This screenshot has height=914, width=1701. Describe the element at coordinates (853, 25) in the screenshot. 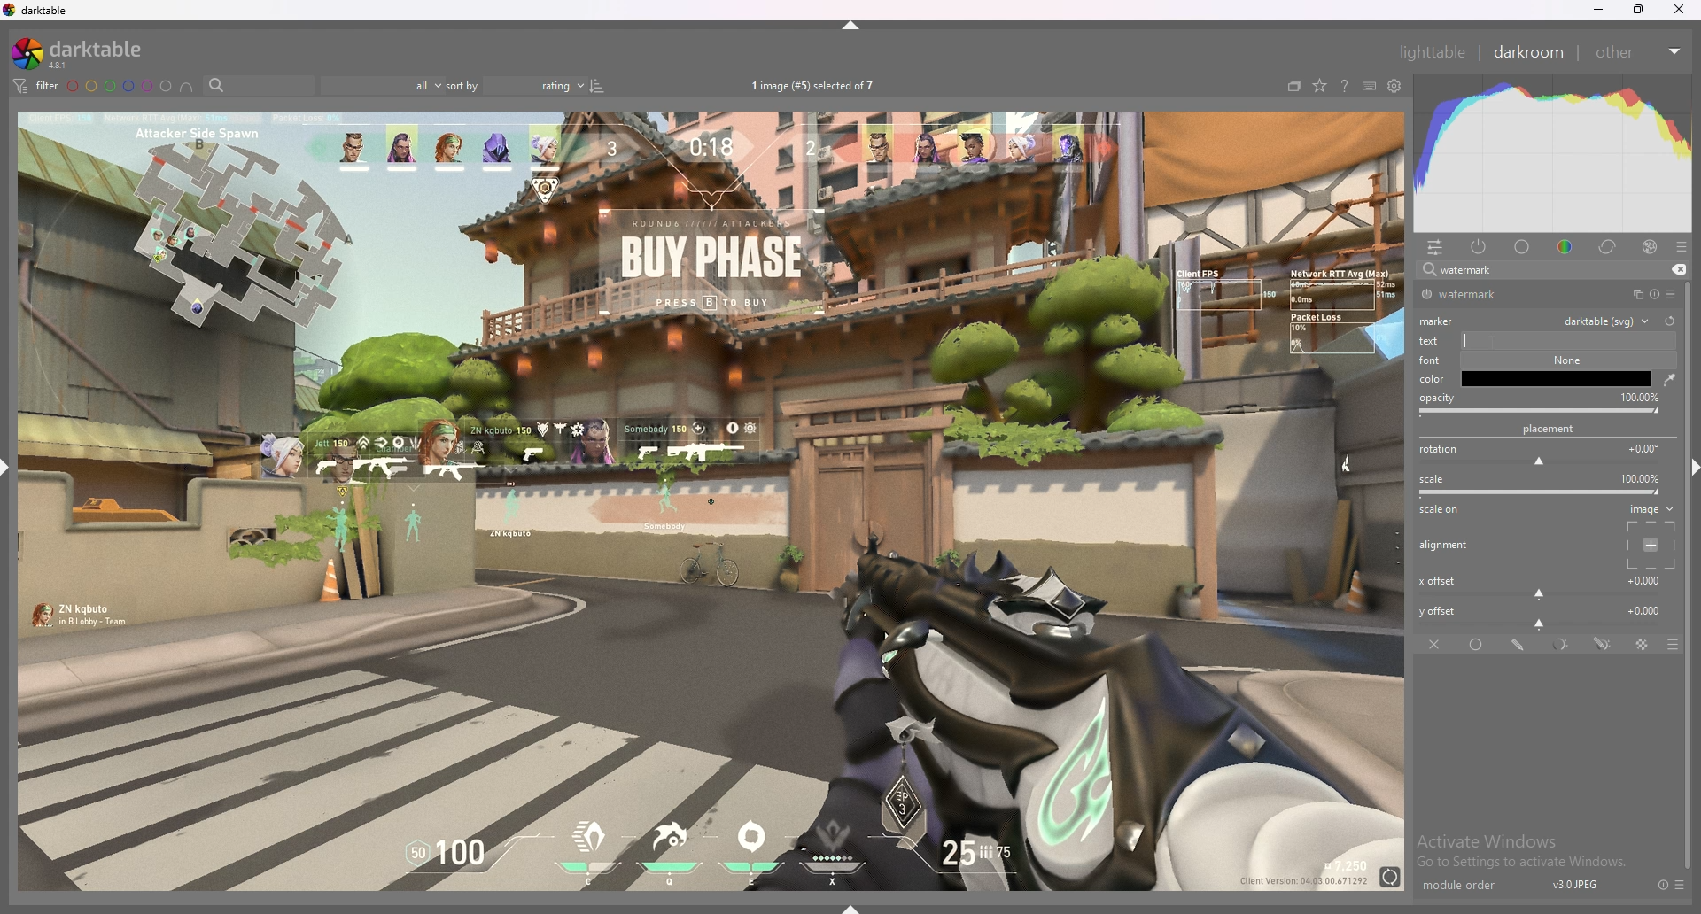

I see `hide` at that location.